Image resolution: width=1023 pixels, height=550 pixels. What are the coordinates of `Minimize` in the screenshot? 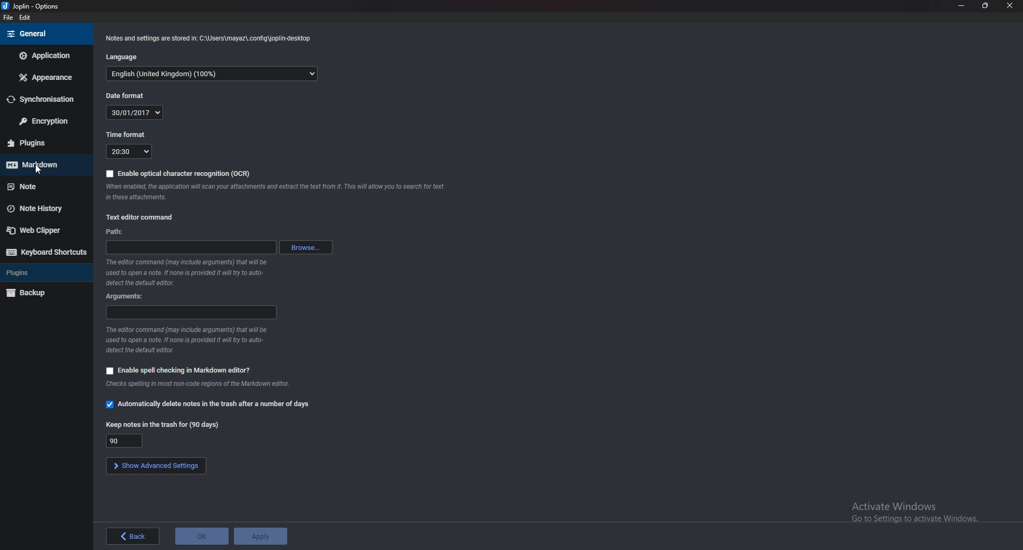 It's located at (961, 5).